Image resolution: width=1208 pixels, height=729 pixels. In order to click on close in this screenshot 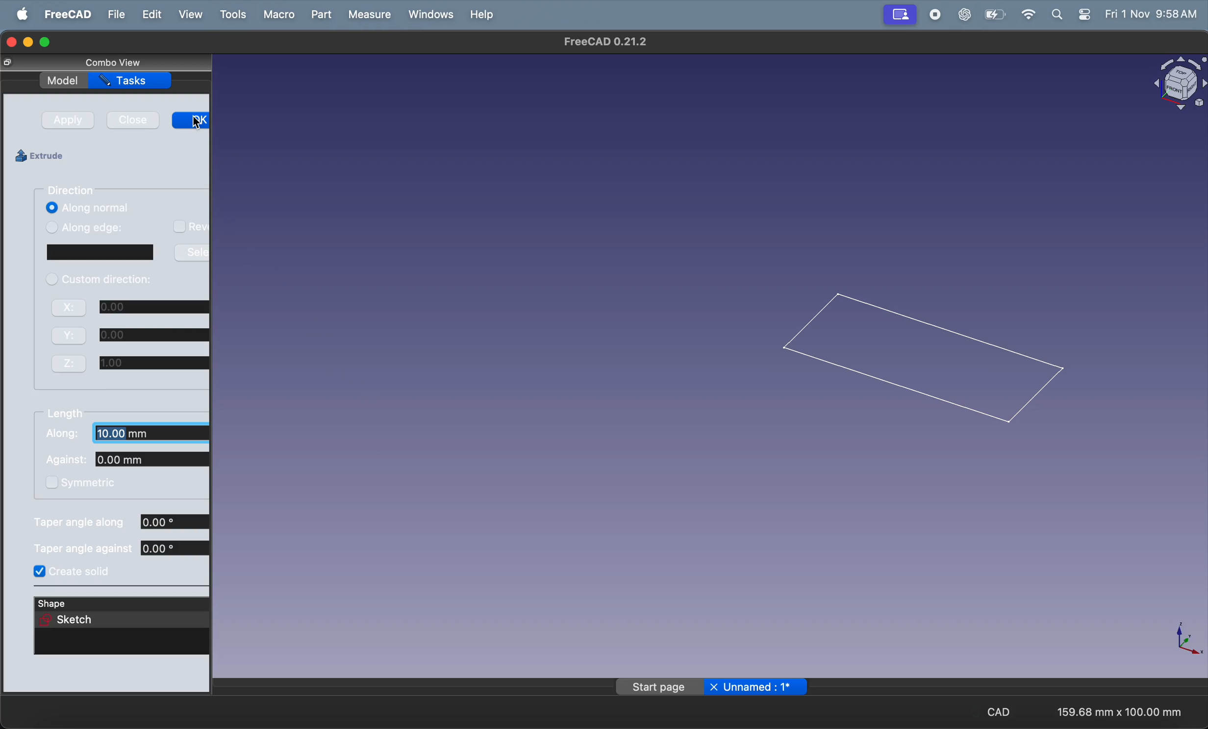, I will do `click(14, 63)`.